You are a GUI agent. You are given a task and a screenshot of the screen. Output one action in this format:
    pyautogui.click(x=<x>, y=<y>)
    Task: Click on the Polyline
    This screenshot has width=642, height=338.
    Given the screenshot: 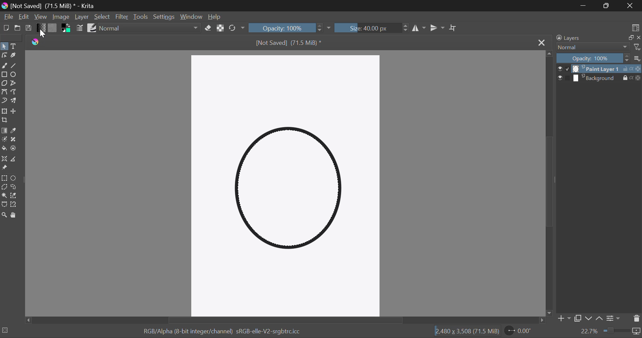 What is the action you would take?
    pyautogui.click(x=15, y=84)
    